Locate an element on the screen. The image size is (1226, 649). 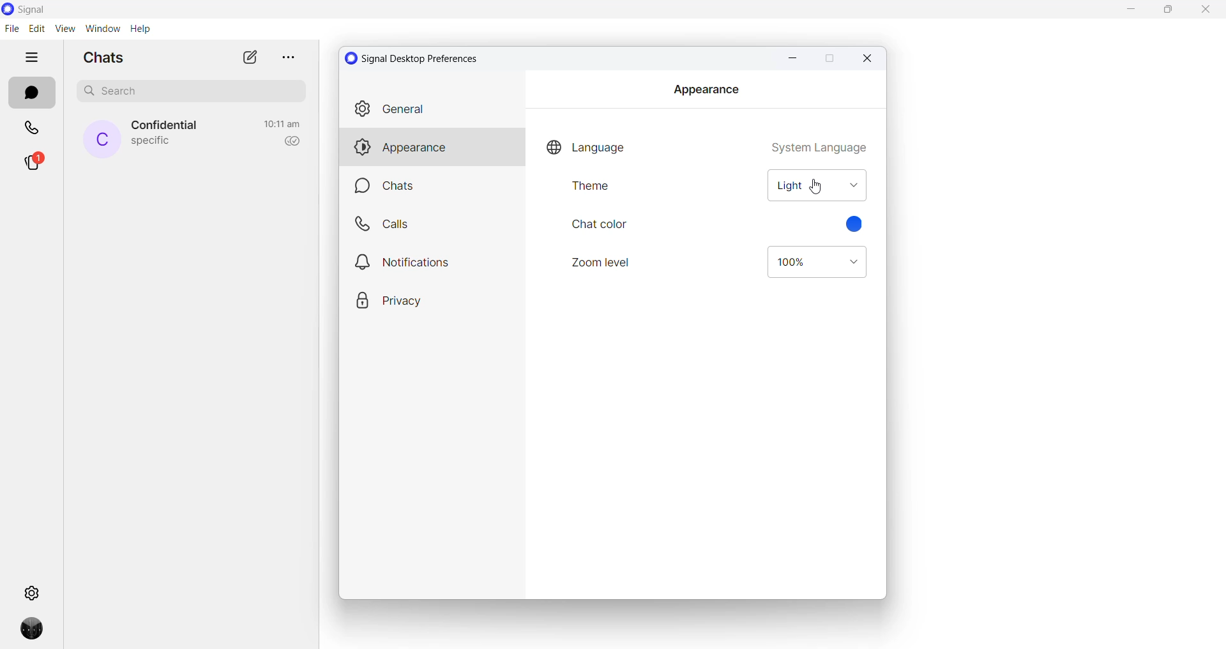
maximize is located at coordinates (828, 59).